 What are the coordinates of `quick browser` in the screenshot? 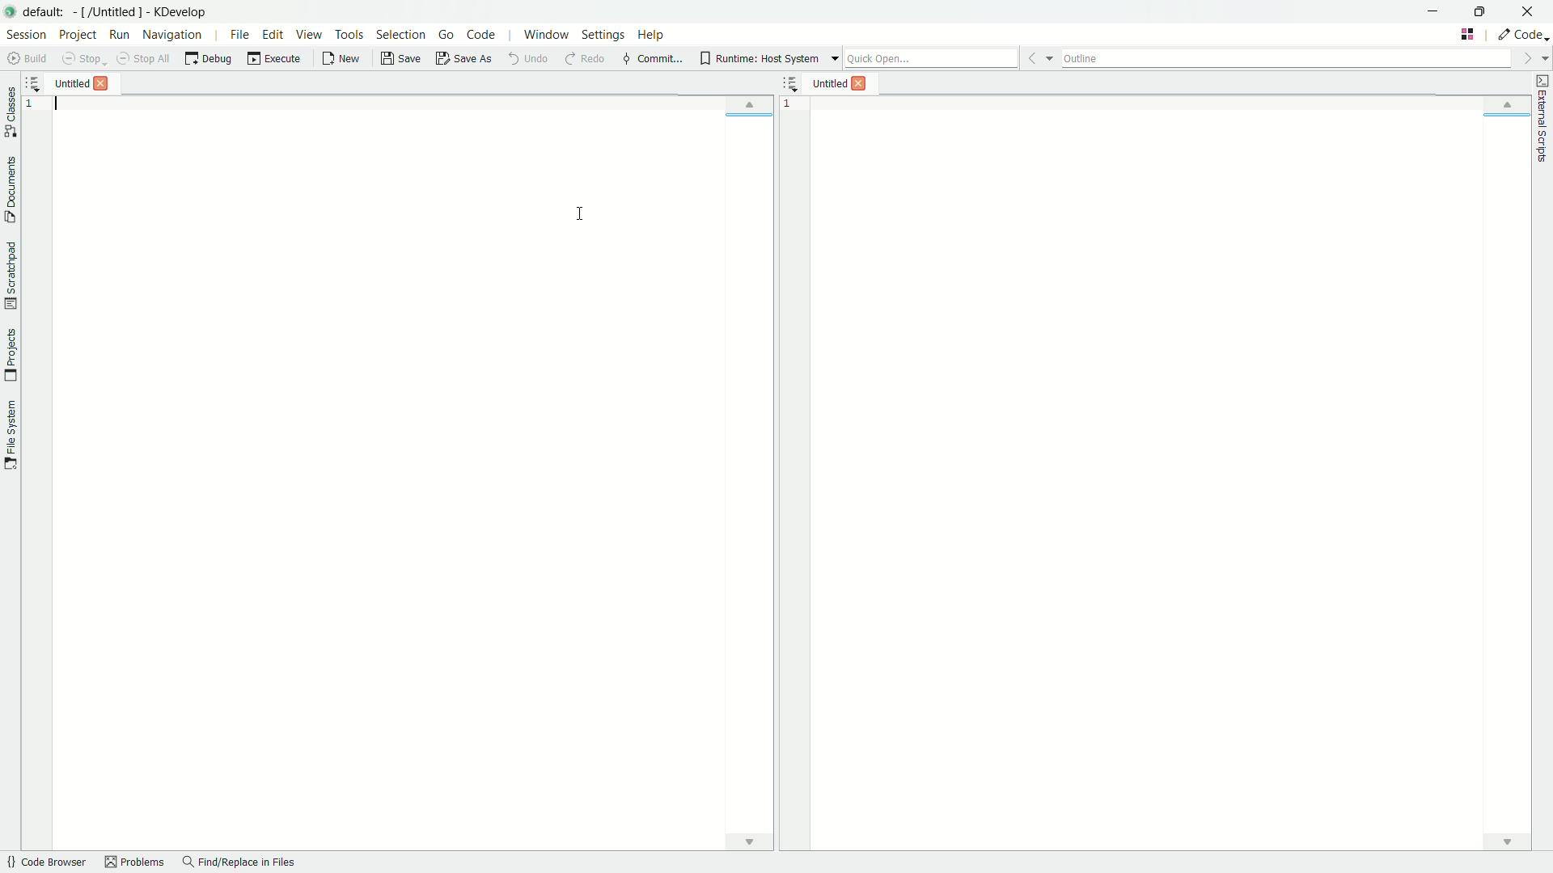 It's located at (47, 862).